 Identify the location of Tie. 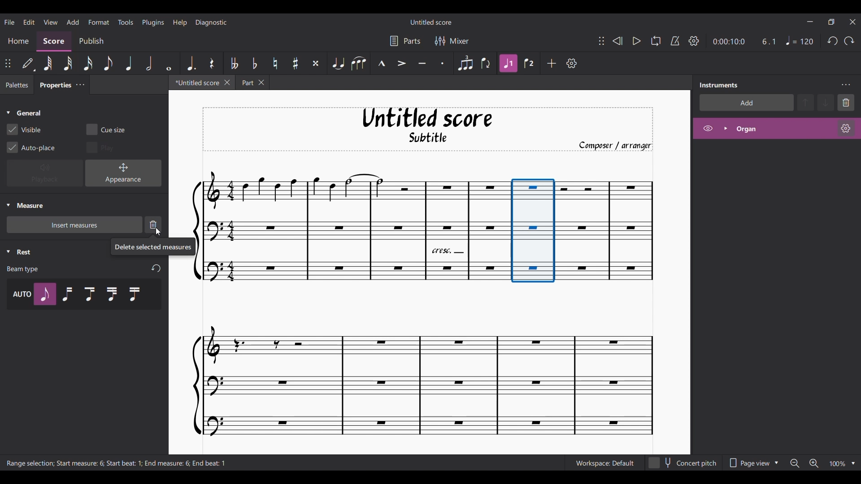
(338, 63).